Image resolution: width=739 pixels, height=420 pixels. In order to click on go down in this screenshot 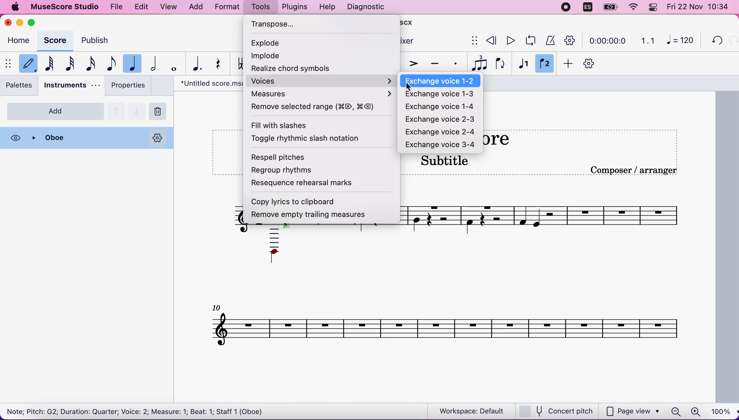, I will do `click(137, 110)`.